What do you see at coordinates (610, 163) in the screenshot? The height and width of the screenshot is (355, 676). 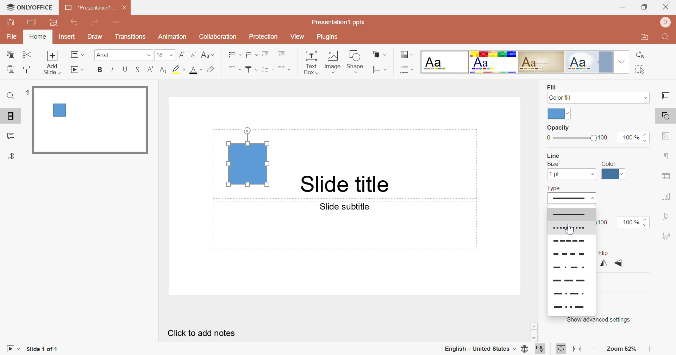 I see `Color` at bounding box center [610, 163].